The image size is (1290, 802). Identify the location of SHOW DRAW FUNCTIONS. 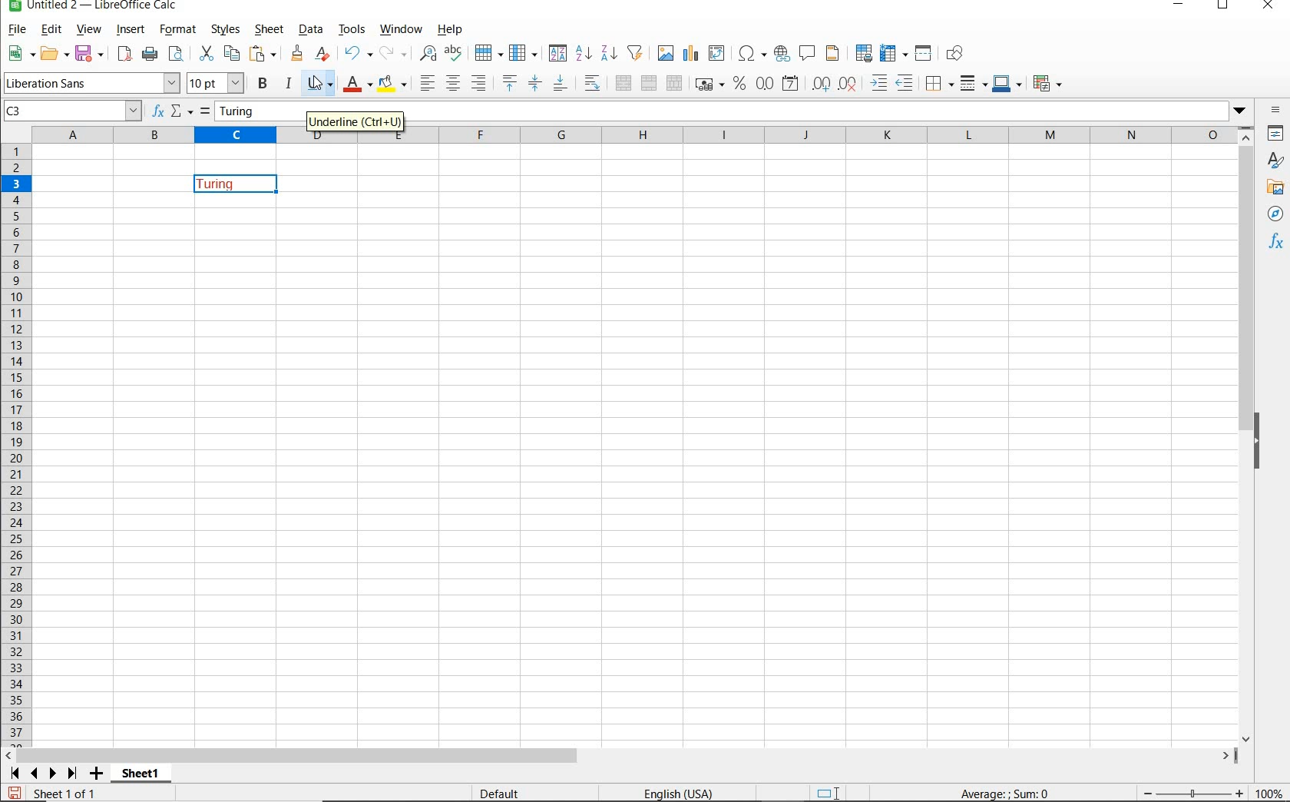
(954, 54).